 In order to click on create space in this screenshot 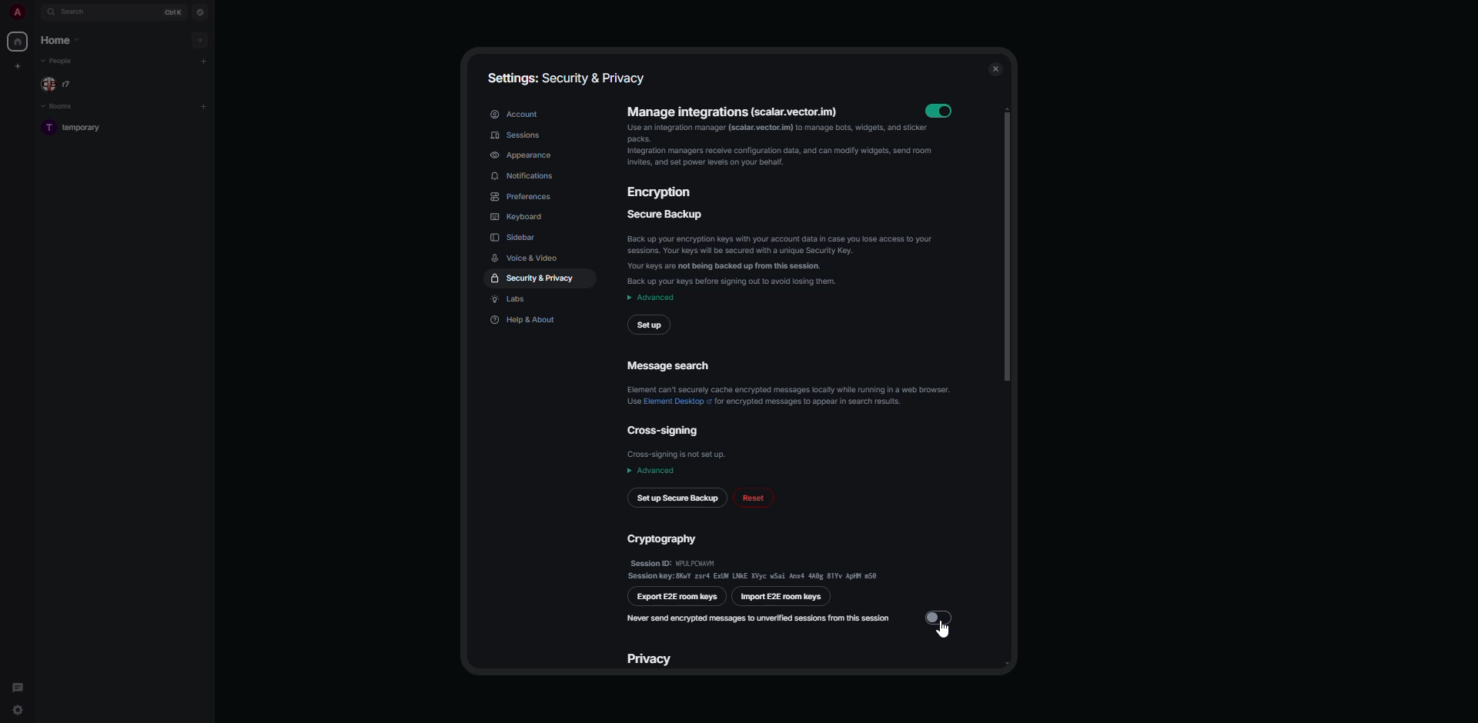, I will do `click(17, 65)`.